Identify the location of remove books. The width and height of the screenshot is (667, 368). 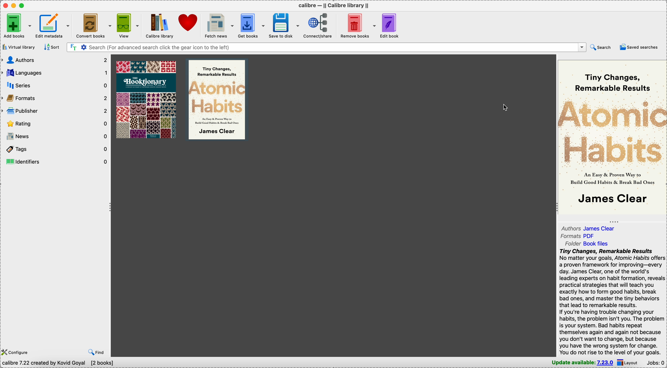
(357, 24).